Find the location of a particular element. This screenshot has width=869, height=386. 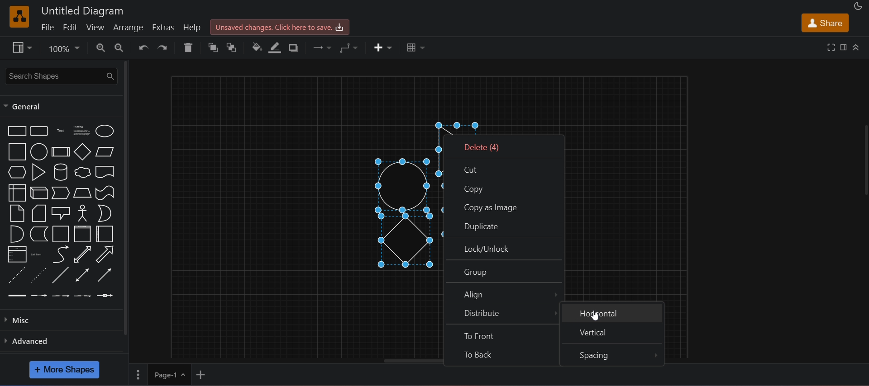

copy is located at coordinates (502, 187).